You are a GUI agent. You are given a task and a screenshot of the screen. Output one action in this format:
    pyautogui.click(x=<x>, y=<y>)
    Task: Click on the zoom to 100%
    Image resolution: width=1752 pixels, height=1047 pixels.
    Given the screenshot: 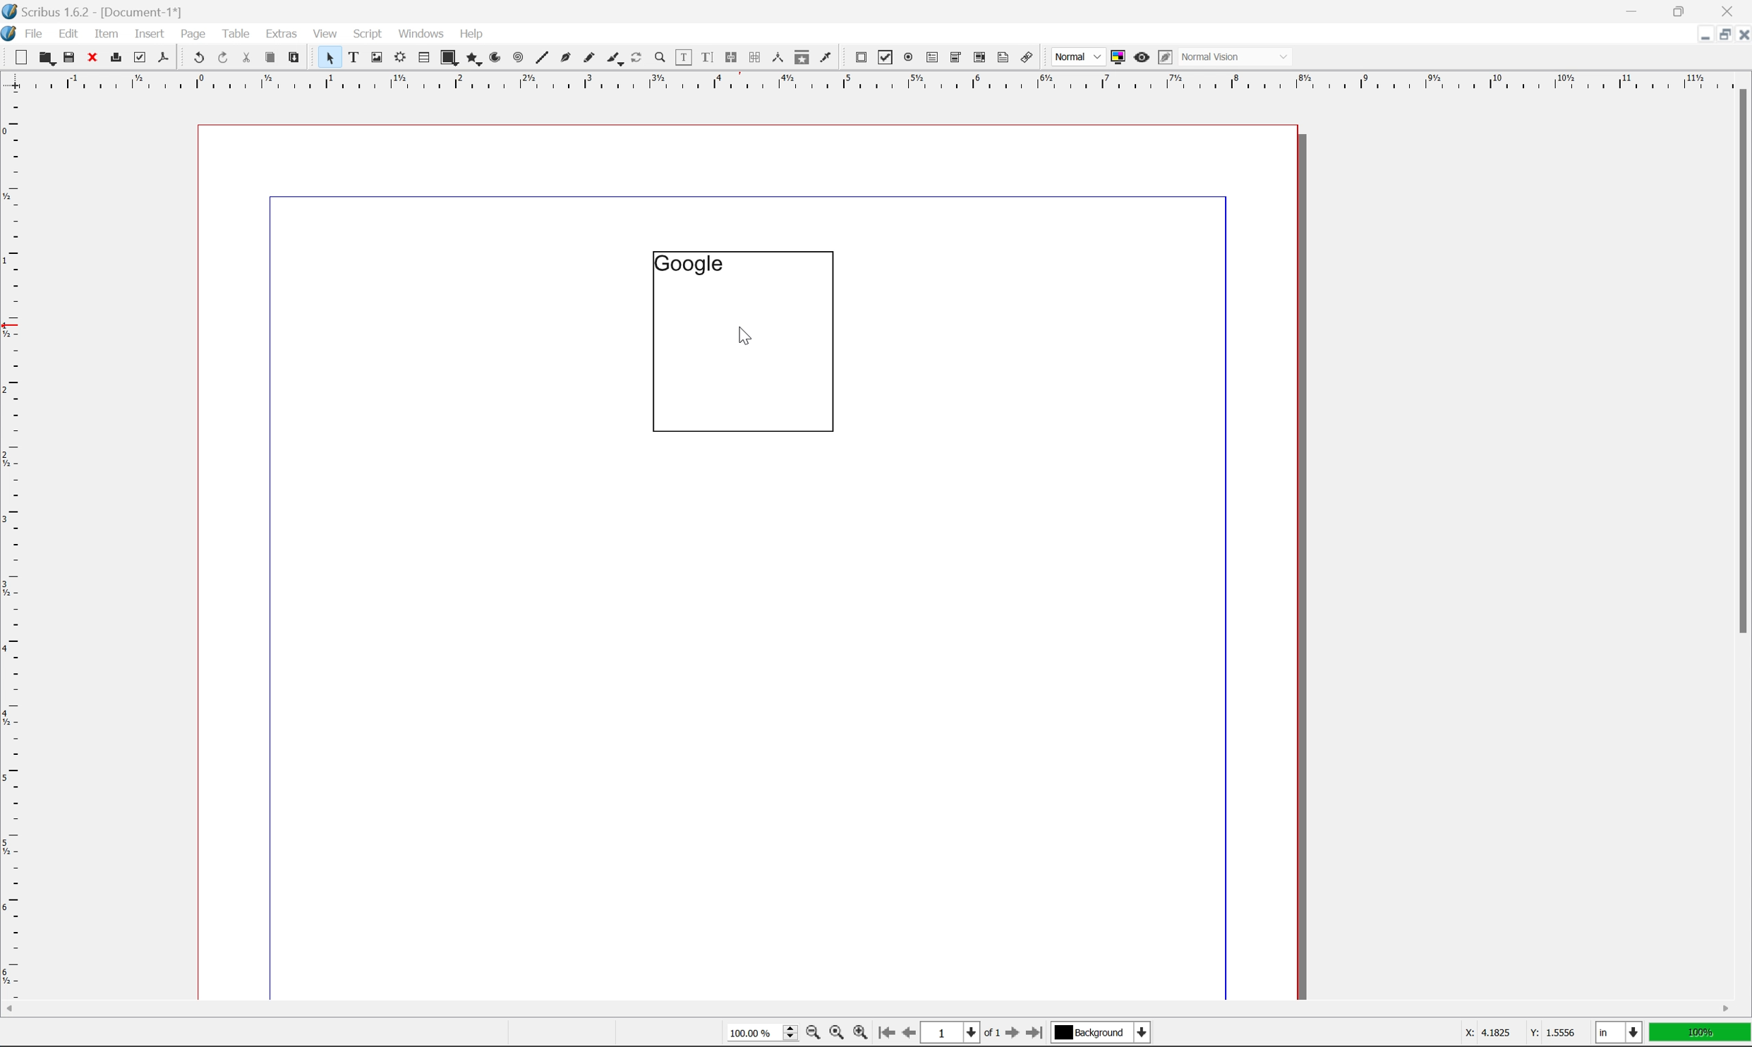 What is the action you would take?
    pyautogui.click(x=835, y=1035)
    